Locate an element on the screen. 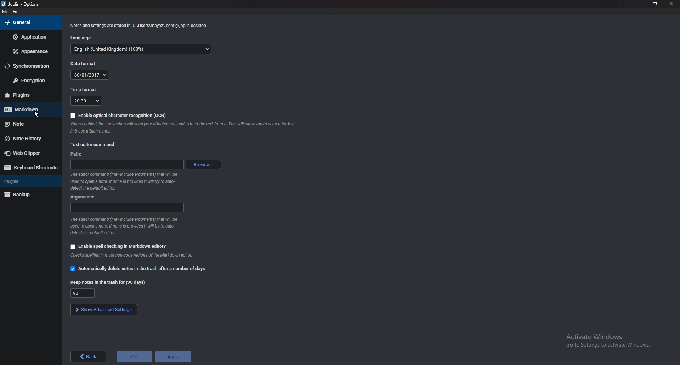 The height and width of the screenshot is (365, 680). Automatically delete notes is located at coordinates (139, 269).